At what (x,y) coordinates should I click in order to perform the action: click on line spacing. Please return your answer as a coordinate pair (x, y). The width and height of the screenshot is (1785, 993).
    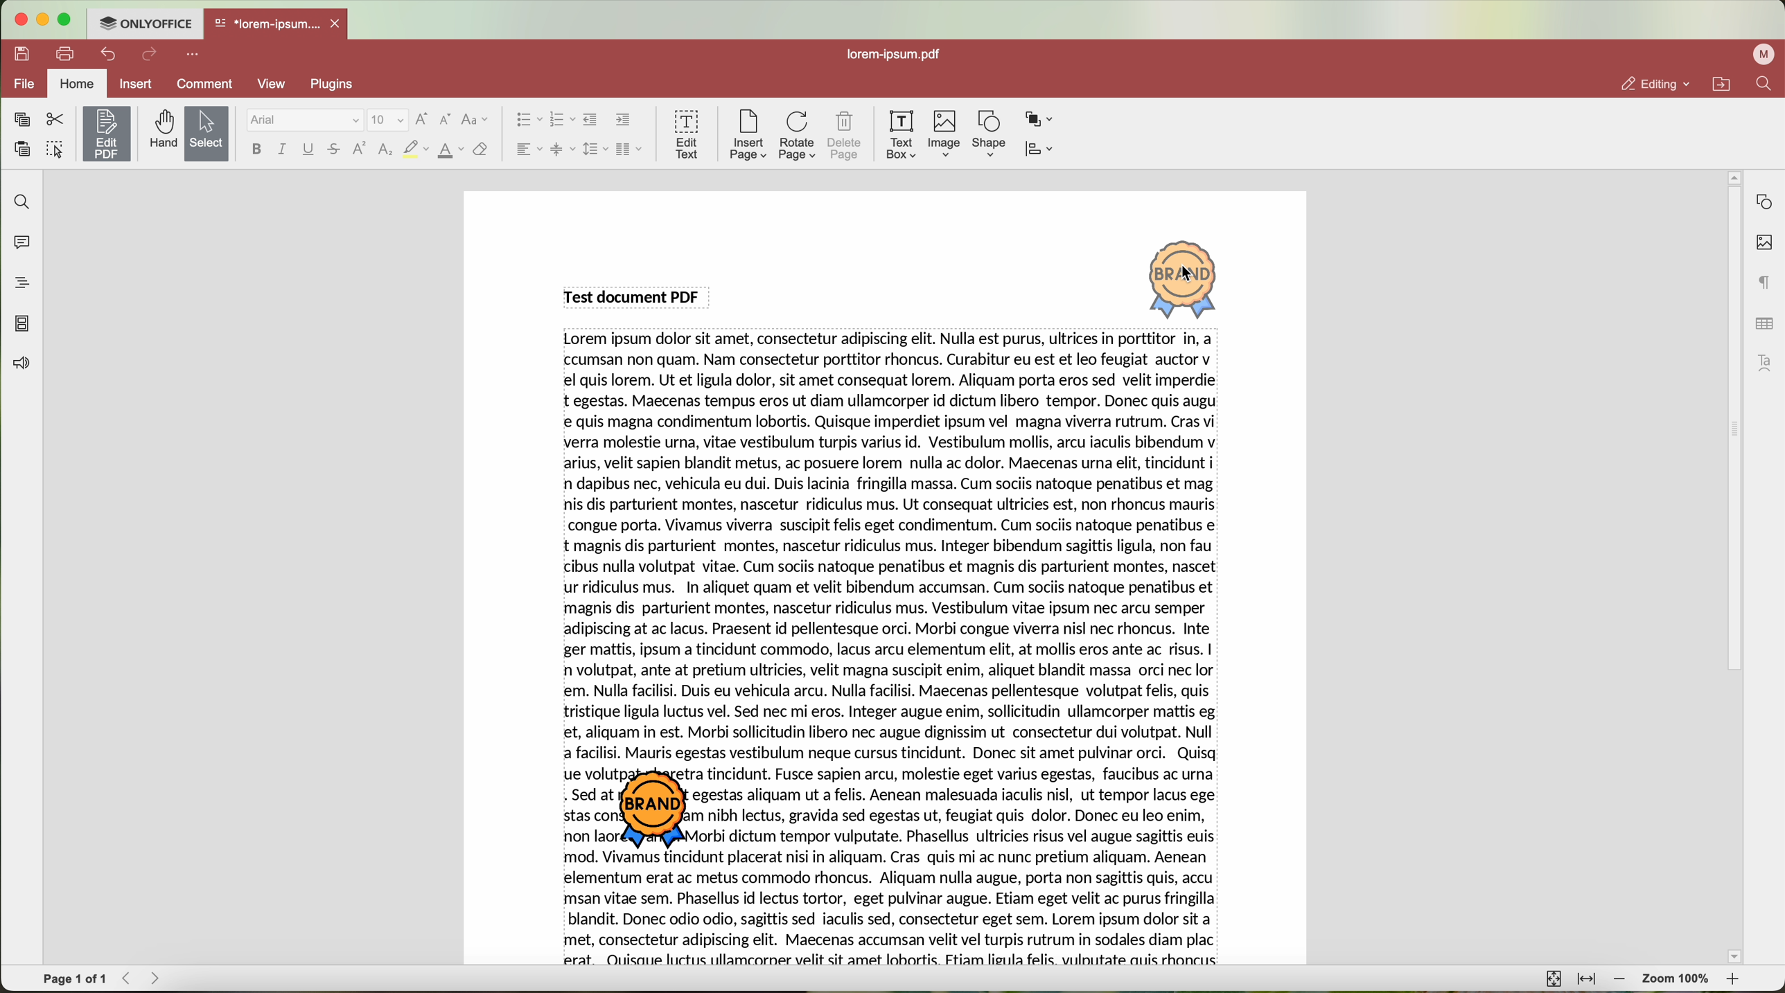
    Looking at the image, I should click on (595, 149).